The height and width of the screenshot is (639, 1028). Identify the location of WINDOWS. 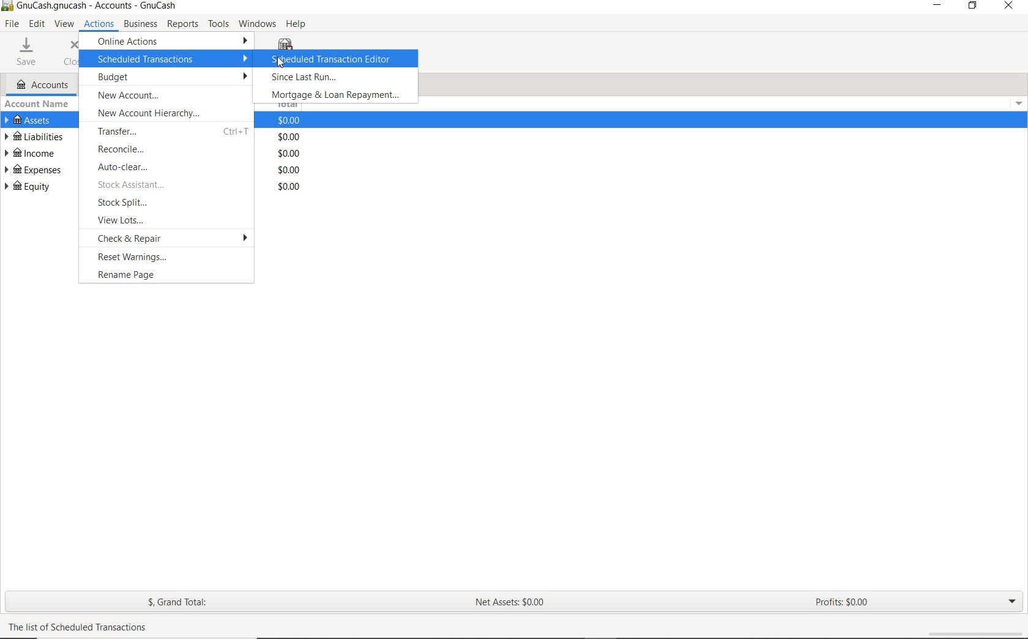
(256, 24).